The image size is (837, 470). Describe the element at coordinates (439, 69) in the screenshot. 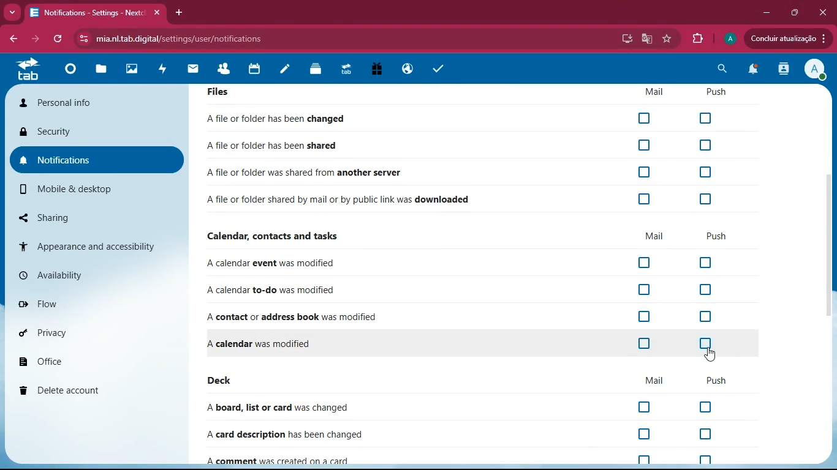

I see `task` at that location.